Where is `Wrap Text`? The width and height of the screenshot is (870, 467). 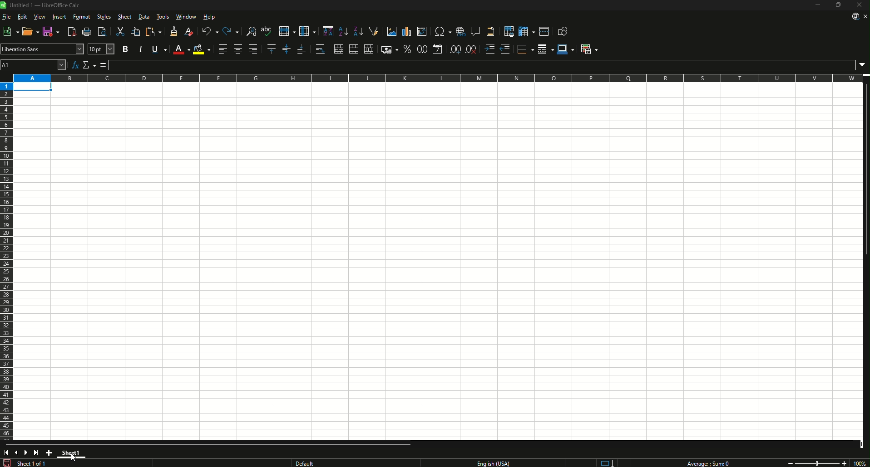 Wrap Text is located at coordinates (320, 49).